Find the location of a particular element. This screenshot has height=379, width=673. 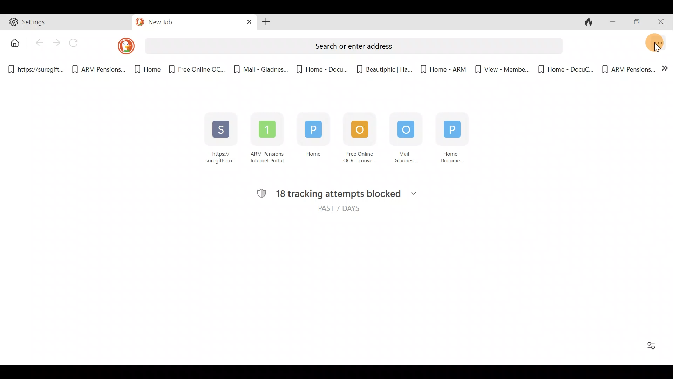

View - Membe... is located at coordinates (500, 69).